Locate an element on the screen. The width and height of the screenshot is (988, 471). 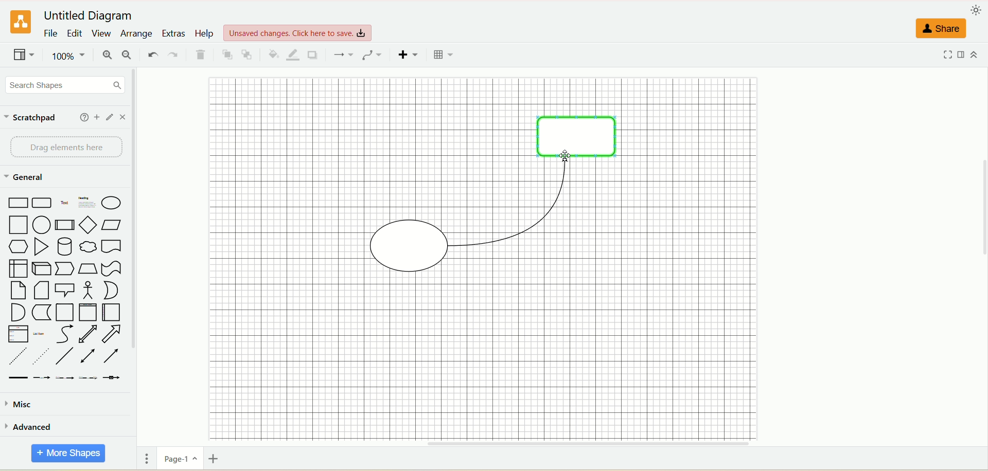
title is located at coordinates (96, 16).